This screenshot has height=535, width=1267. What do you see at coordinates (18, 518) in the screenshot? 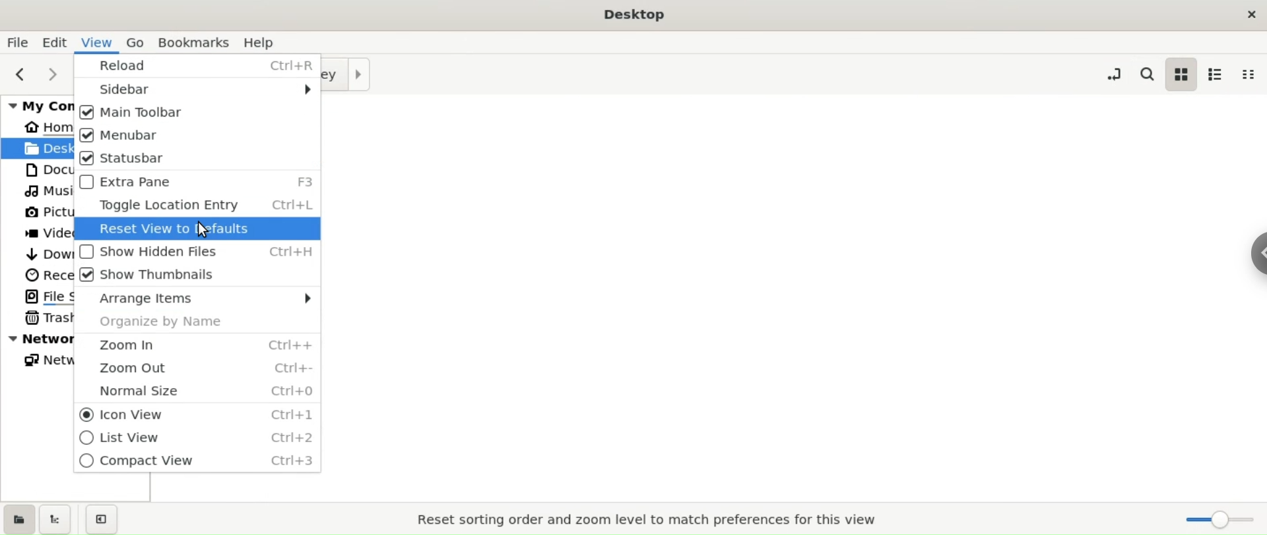
I see `show places` at bounding box center [18, 518].